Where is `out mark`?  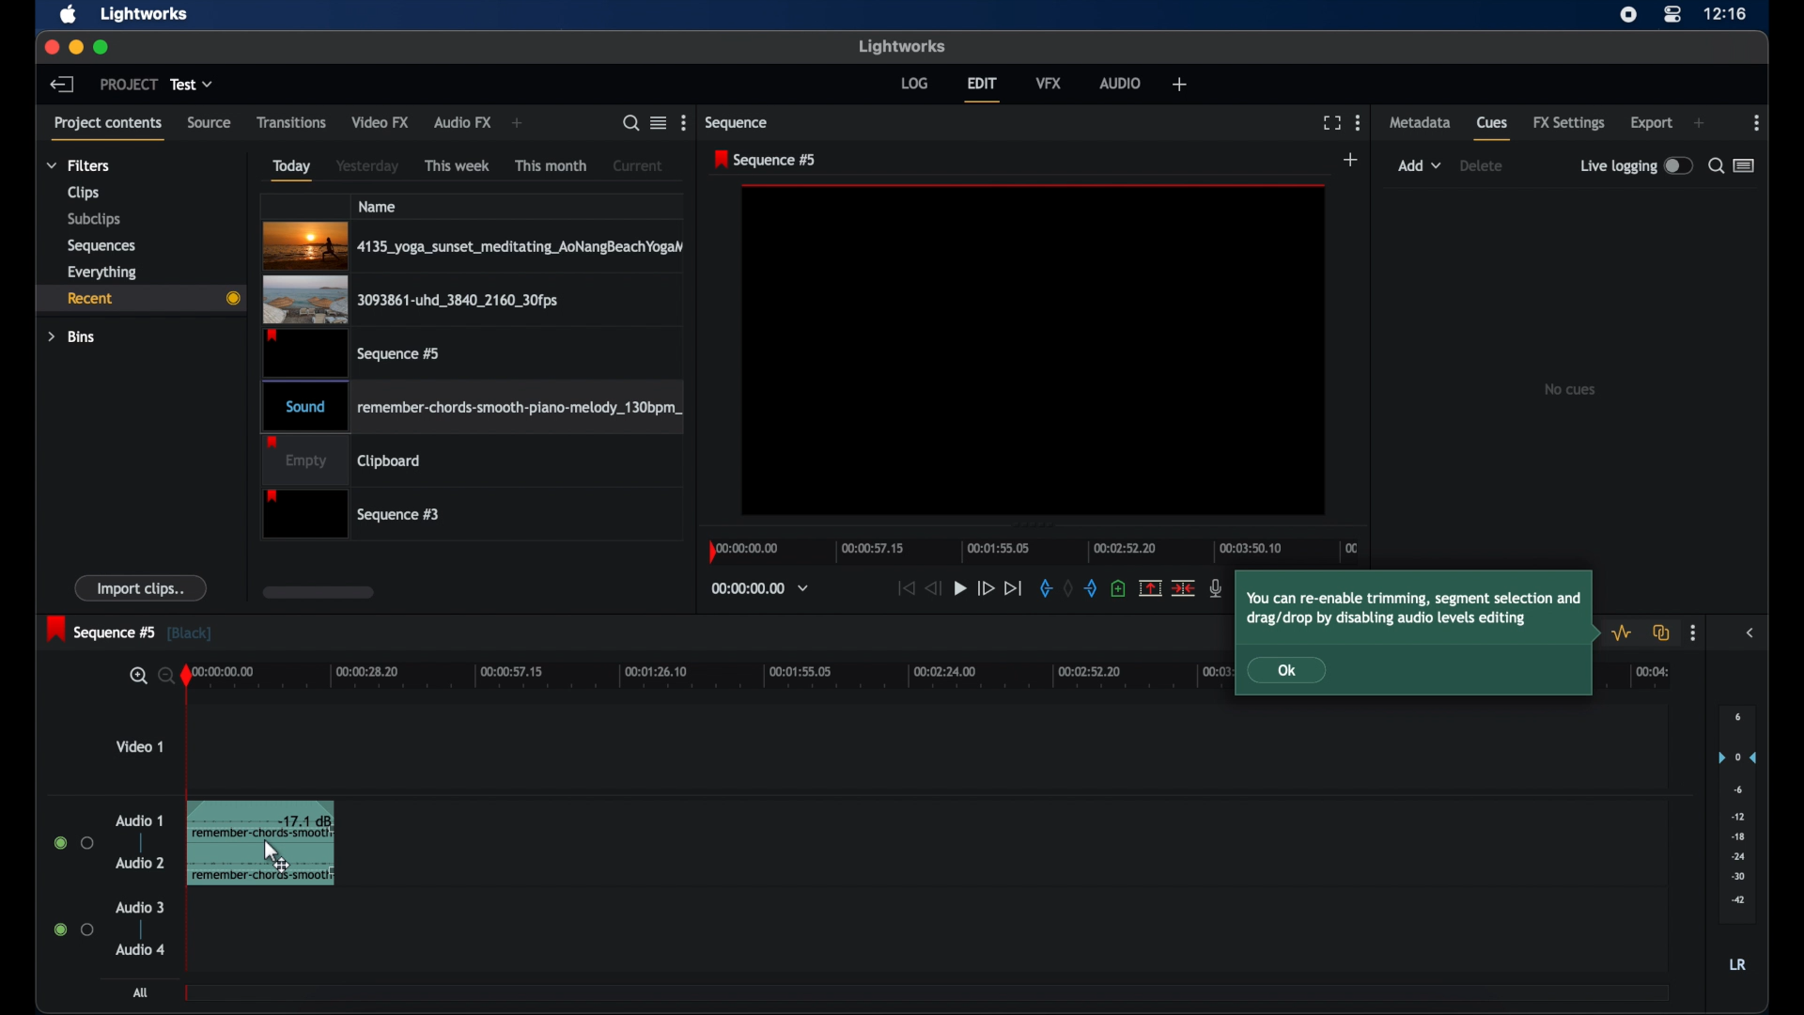
out mark is located at coordinates (1092, 589).